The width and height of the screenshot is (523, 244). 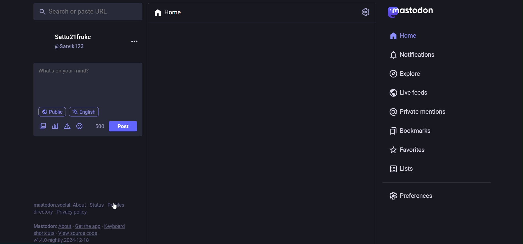 What do you see at coordinates (170, 12) in the screenshot?
I see `home` at bounding box center [170, 12].